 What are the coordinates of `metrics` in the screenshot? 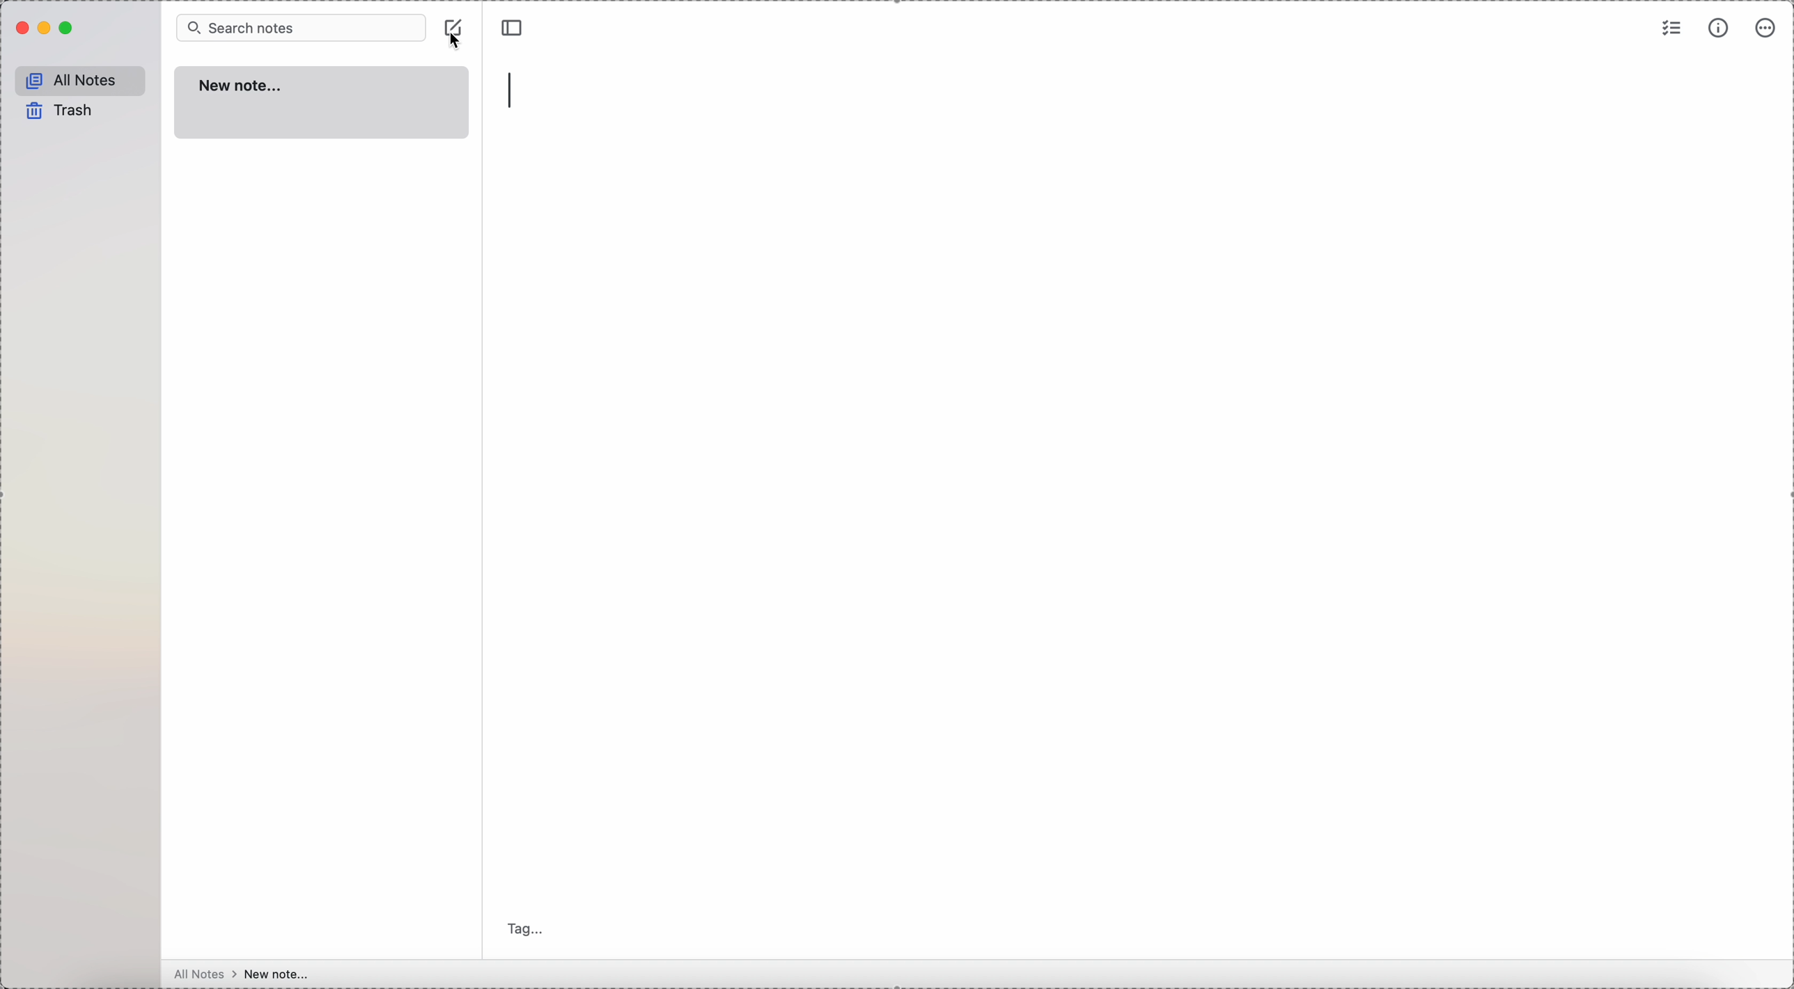 It's located at (1720, 29).